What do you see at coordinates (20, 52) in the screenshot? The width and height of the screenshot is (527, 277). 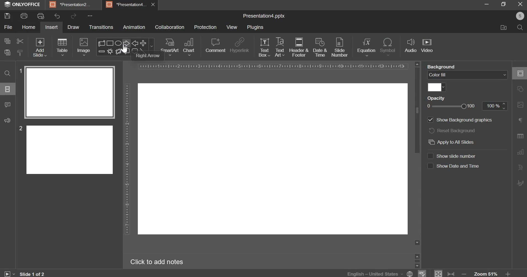 I see `copy stlye` at bounding box center [20, 52].